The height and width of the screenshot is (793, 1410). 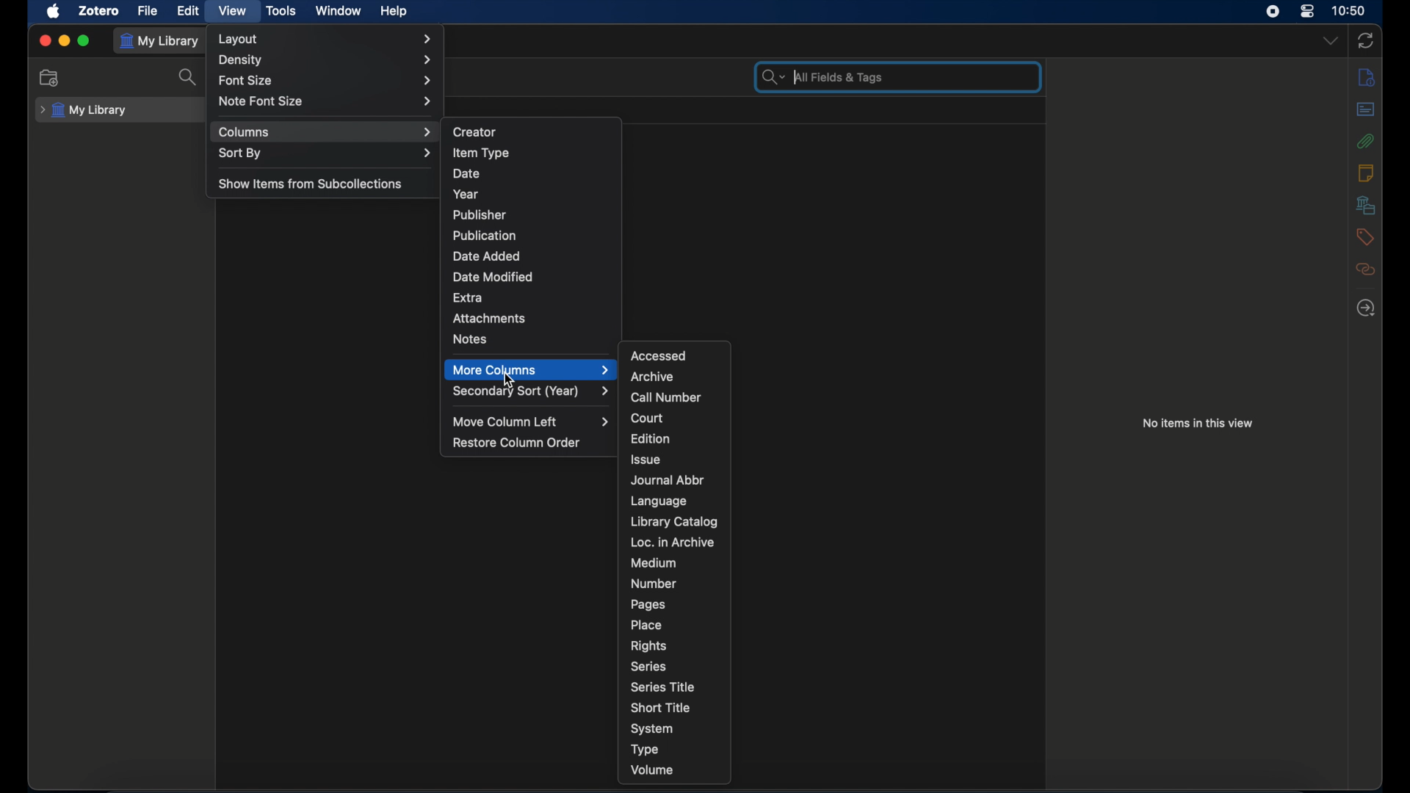 What do you see at coordinates (393, 12) in the screenshot?
I see `help` at bounding box center [393, 12].